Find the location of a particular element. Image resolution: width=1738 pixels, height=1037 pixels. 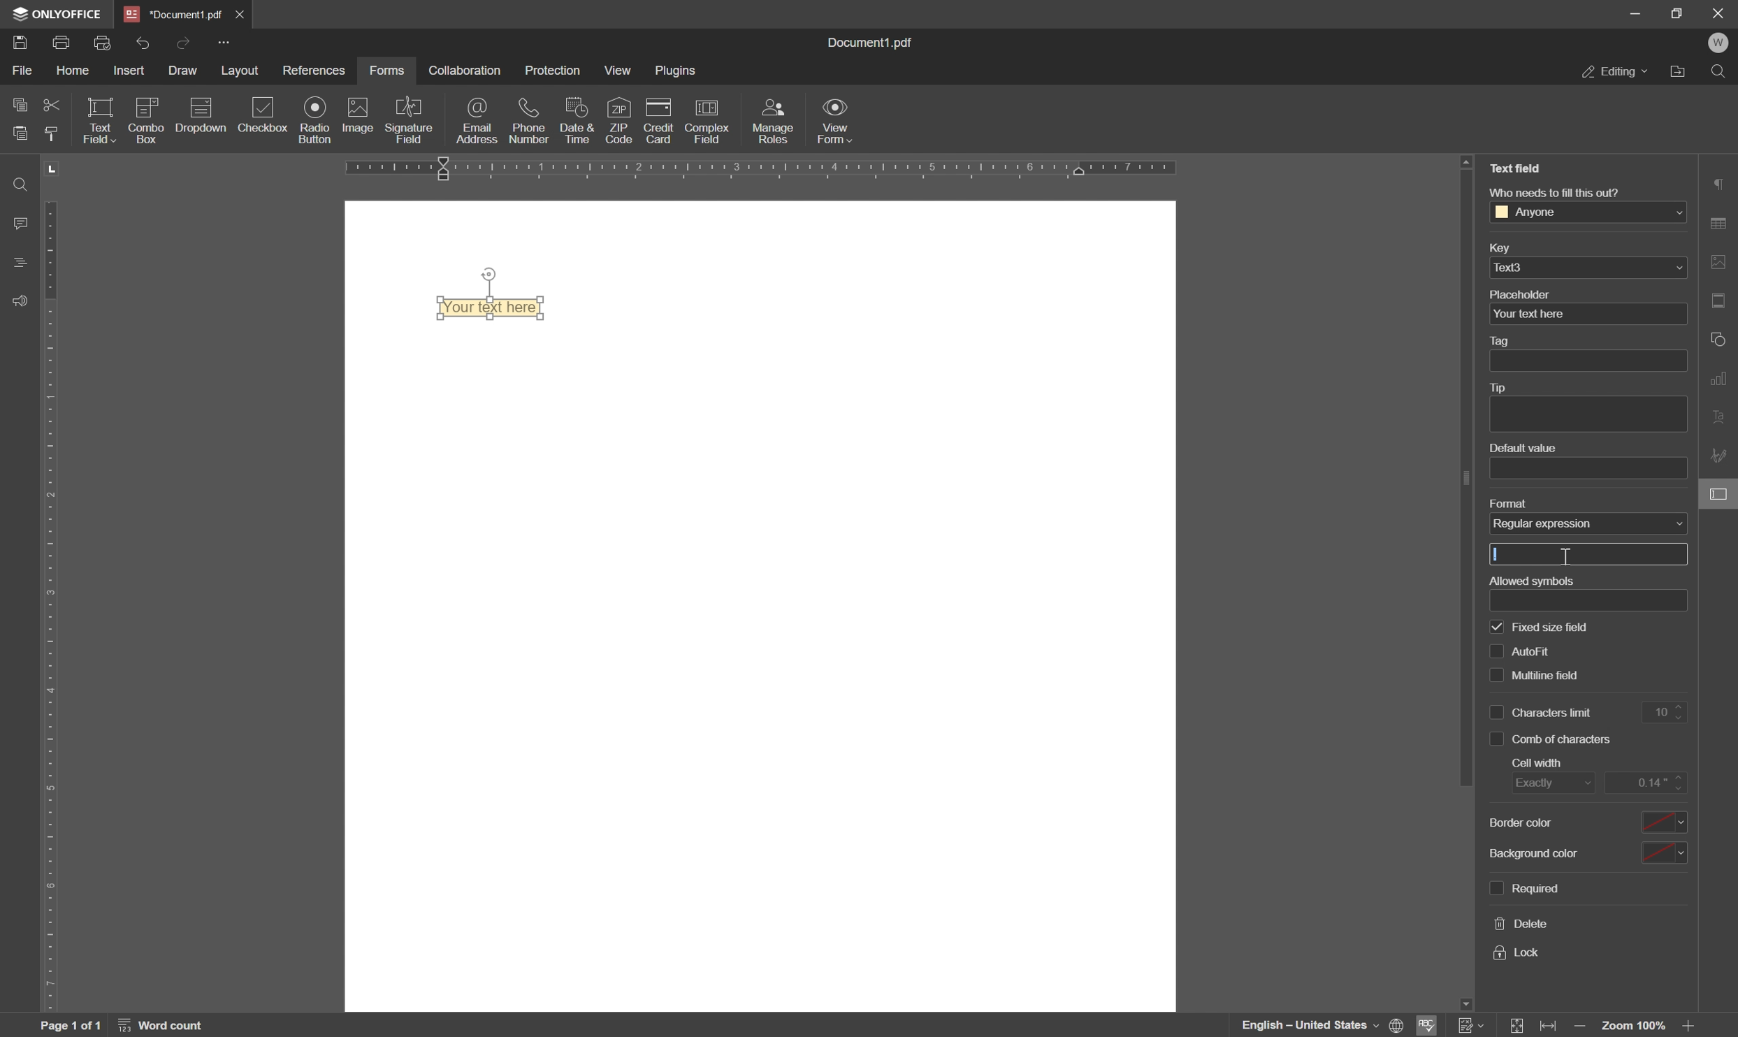

your text here is located at coordinates (1528, 315).